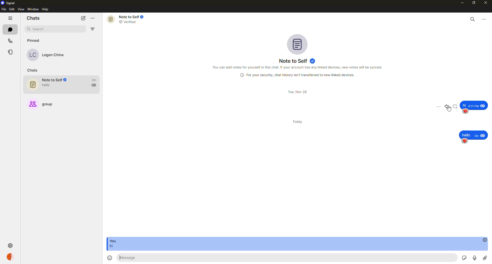 The width and height of the screenshot is (492, 264). I want to click on cursor, so click(450, 110).